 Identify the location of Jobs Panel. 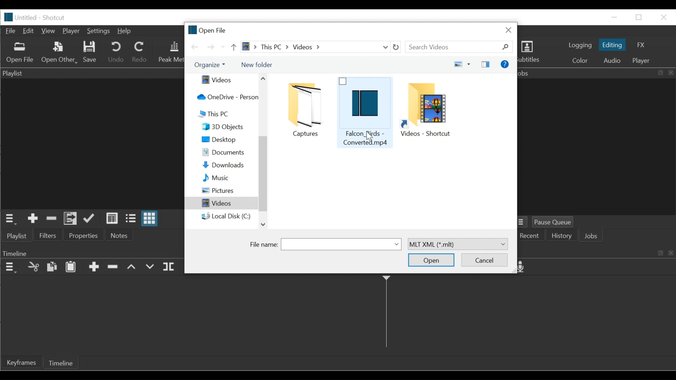
(597, 73).